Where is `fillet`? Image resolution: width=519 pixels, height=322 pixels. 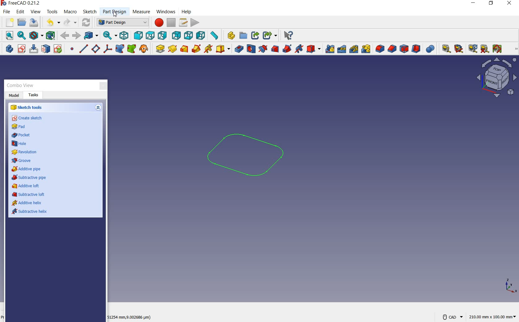
fillet is located at coordinates (380, 49).